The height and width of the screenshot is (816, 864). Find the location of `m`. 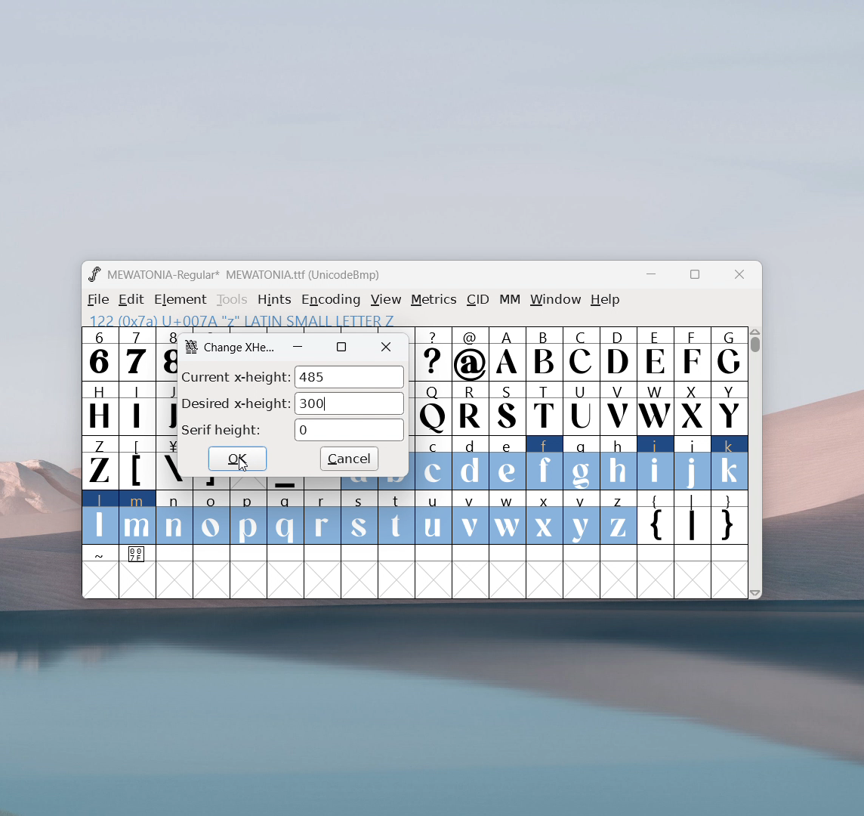

m is located at coordinates (137, 518).